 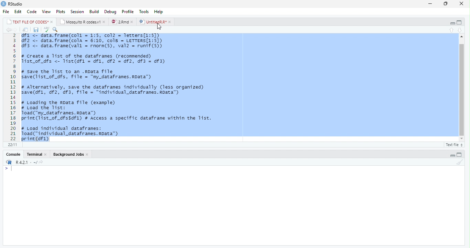 What do you see at coordinates (13, 154) in the screenshot?
I see `Console` at bounding box center [13, 154].